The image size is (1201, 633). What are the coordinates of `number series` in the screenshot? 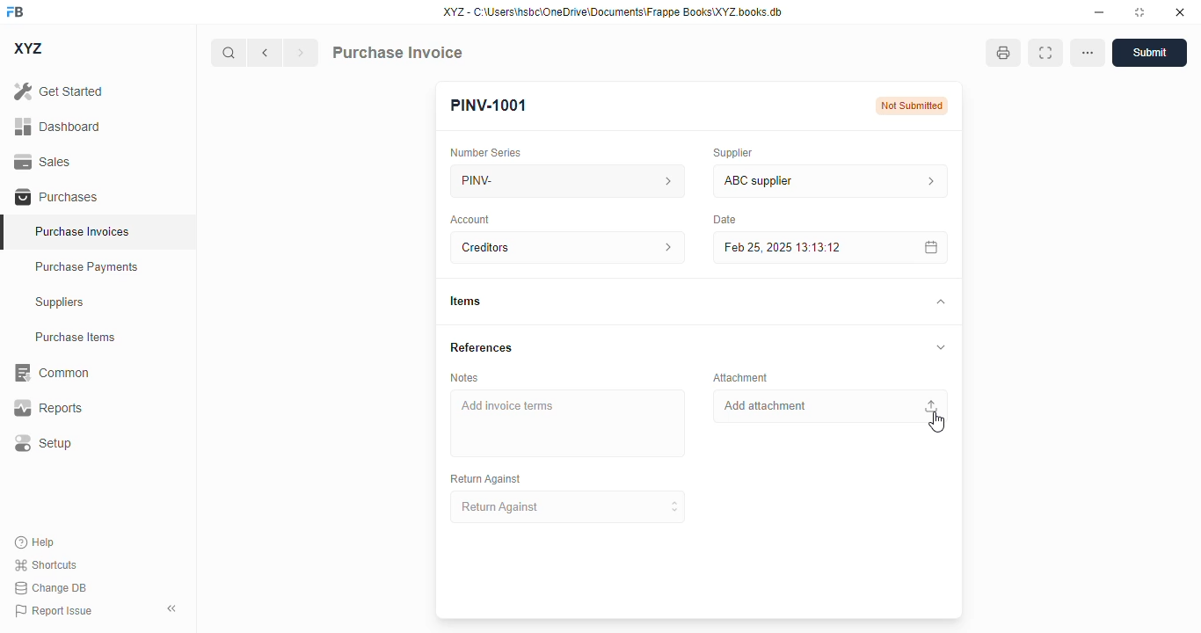 It's located at (486, 152).